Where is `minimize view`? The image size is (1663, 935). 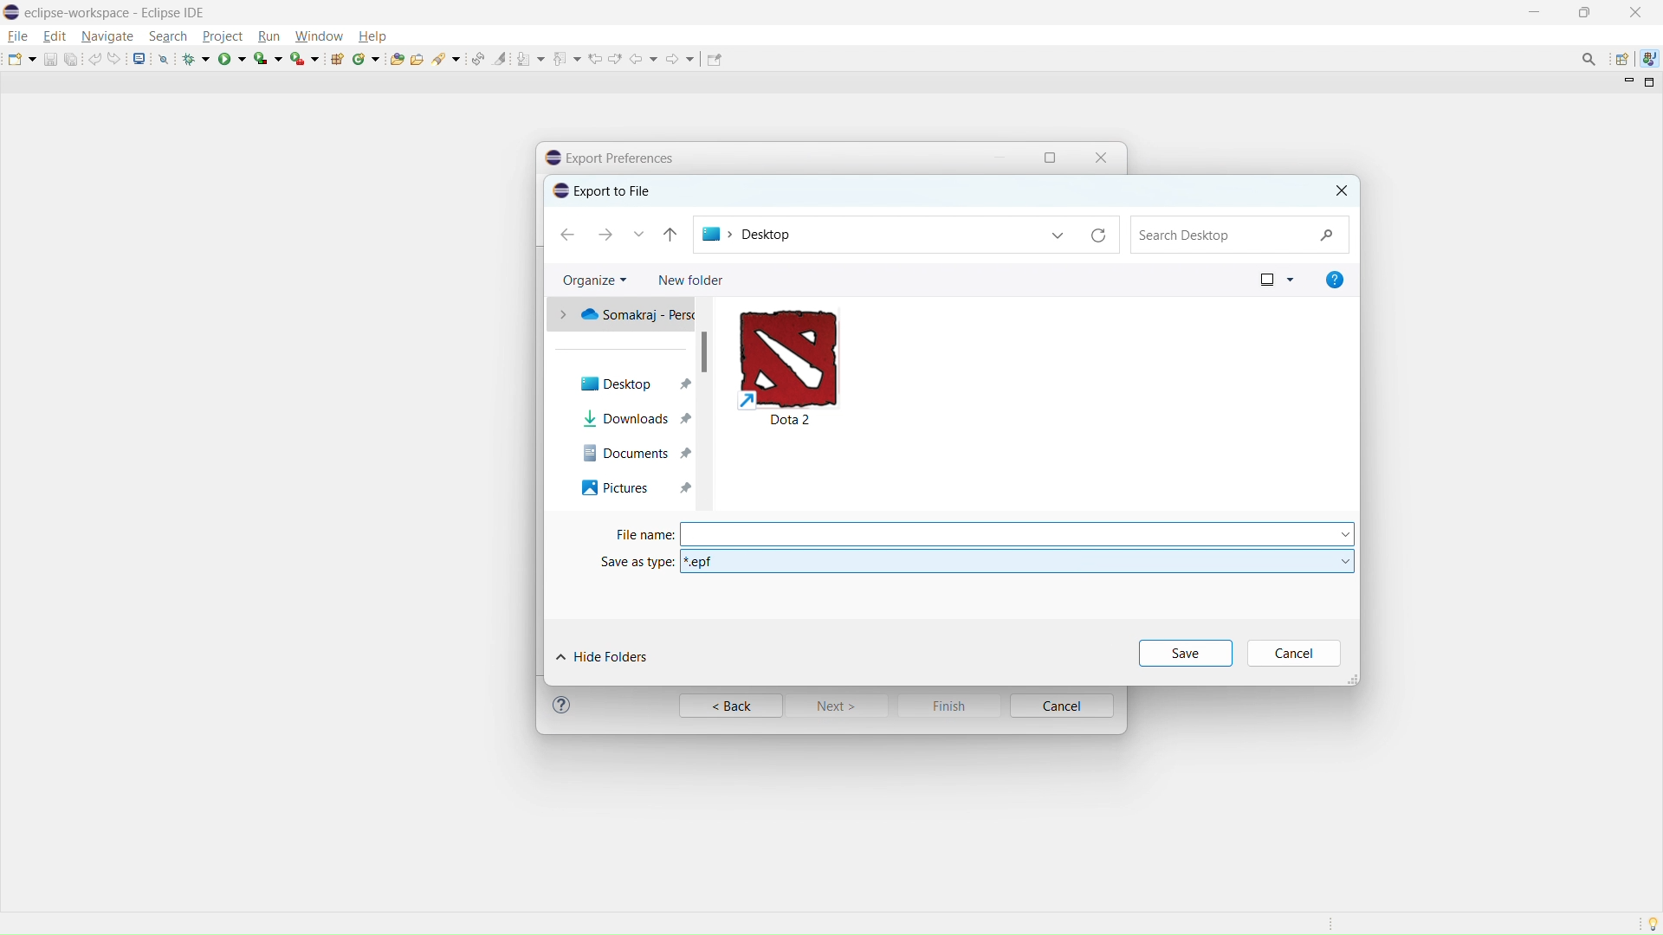 minimize view is located at coordinates (1627, 83).